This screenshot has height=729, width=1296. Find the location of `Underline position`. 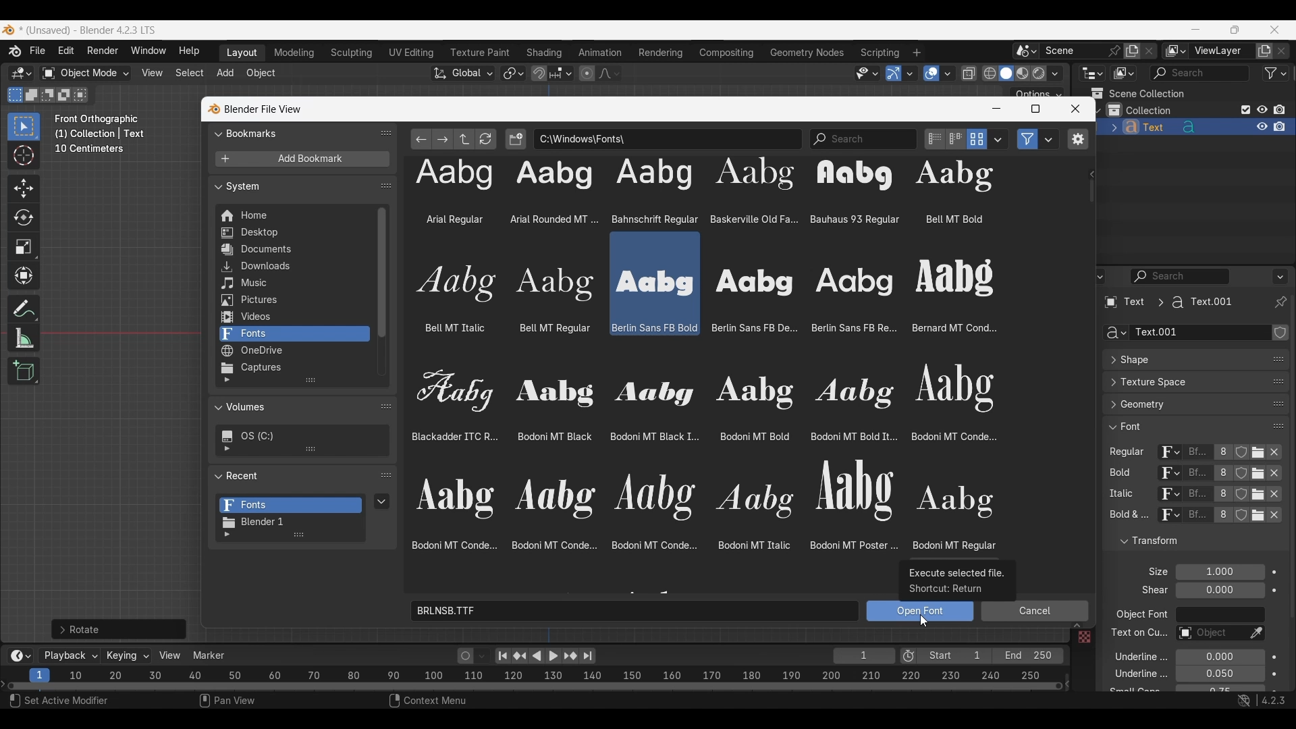

Underline position is located at coordinates (1219, 657).